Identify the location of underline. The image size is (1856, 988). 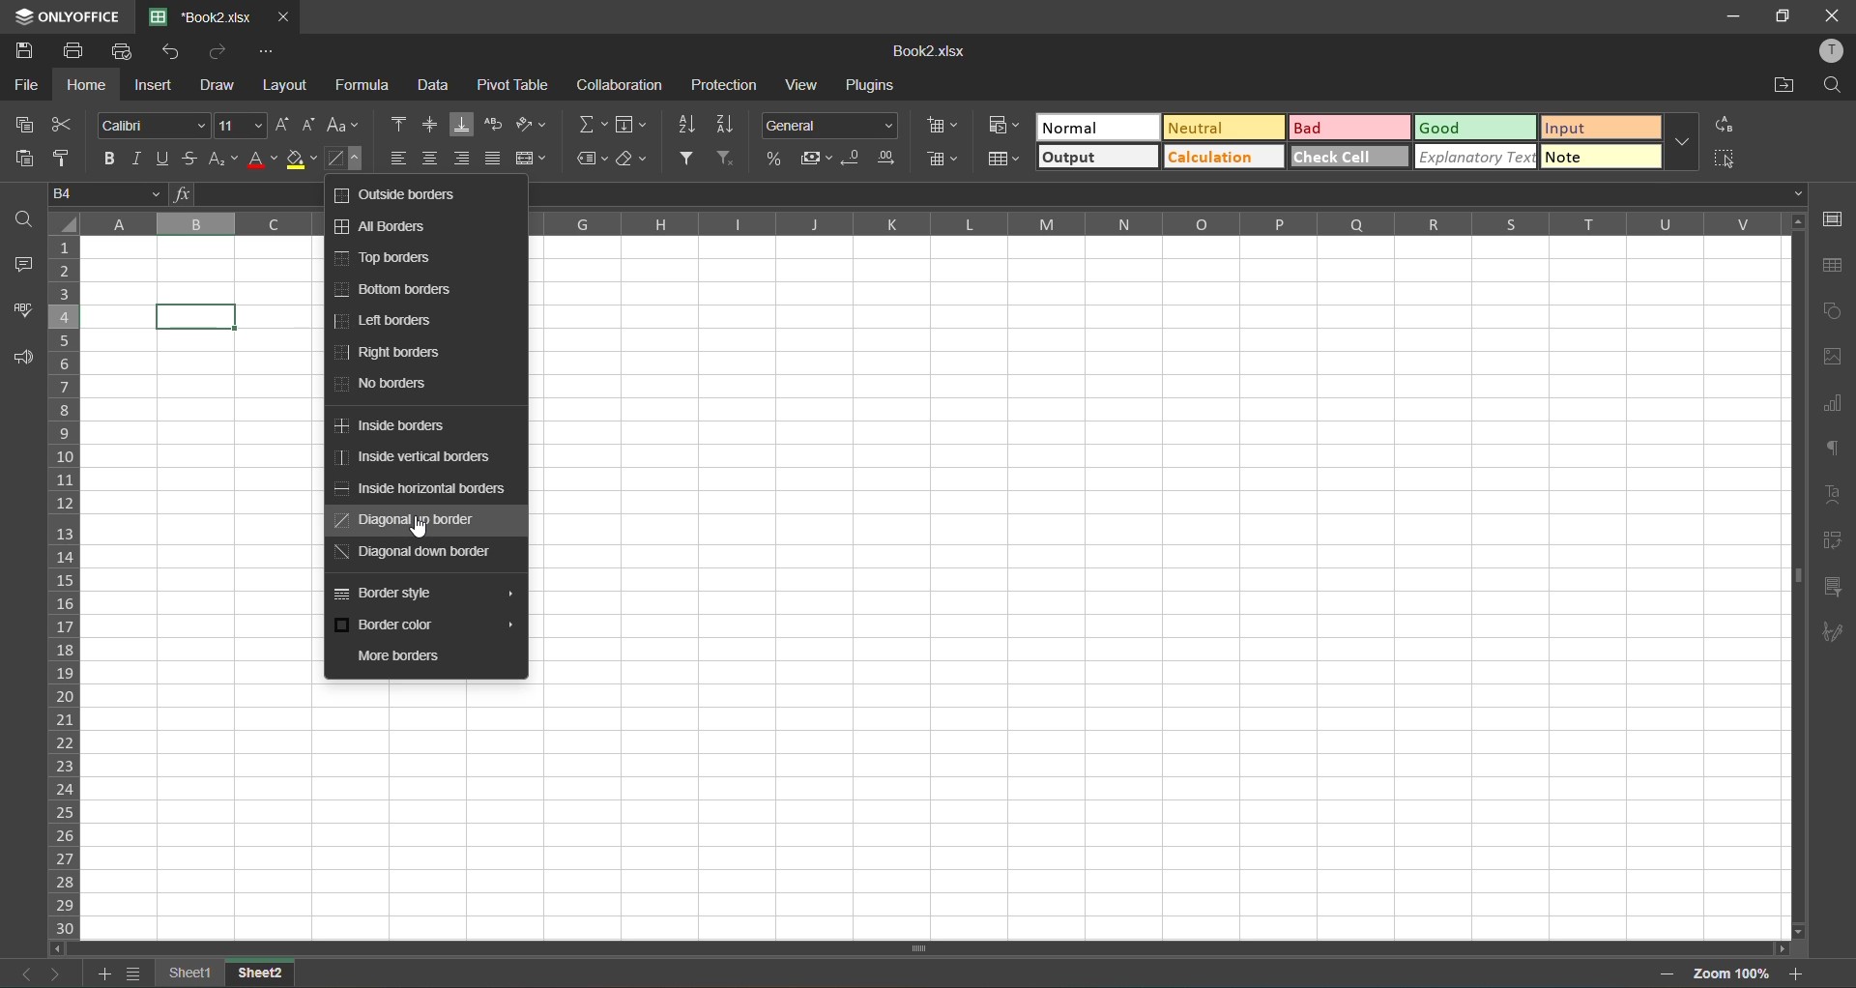
(161, 158).